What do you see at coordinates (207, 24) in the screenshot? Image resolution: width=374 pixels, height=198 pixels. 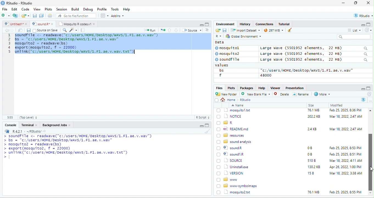 I see `maximize` at bounding box center [207, 24].